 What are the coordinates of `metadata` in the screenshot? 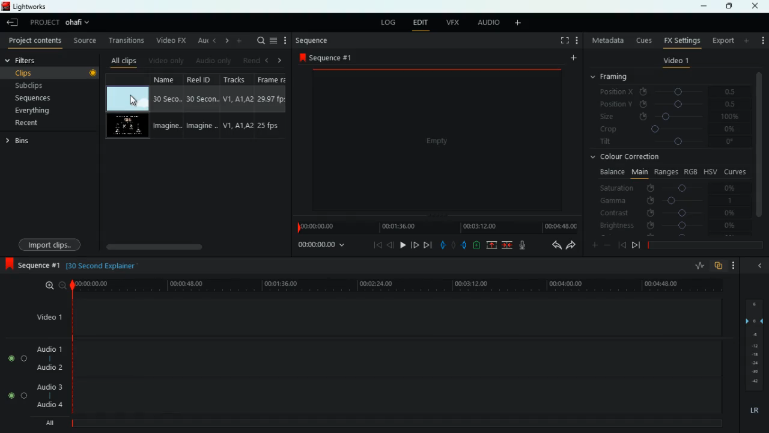 It's located at (606, 40).